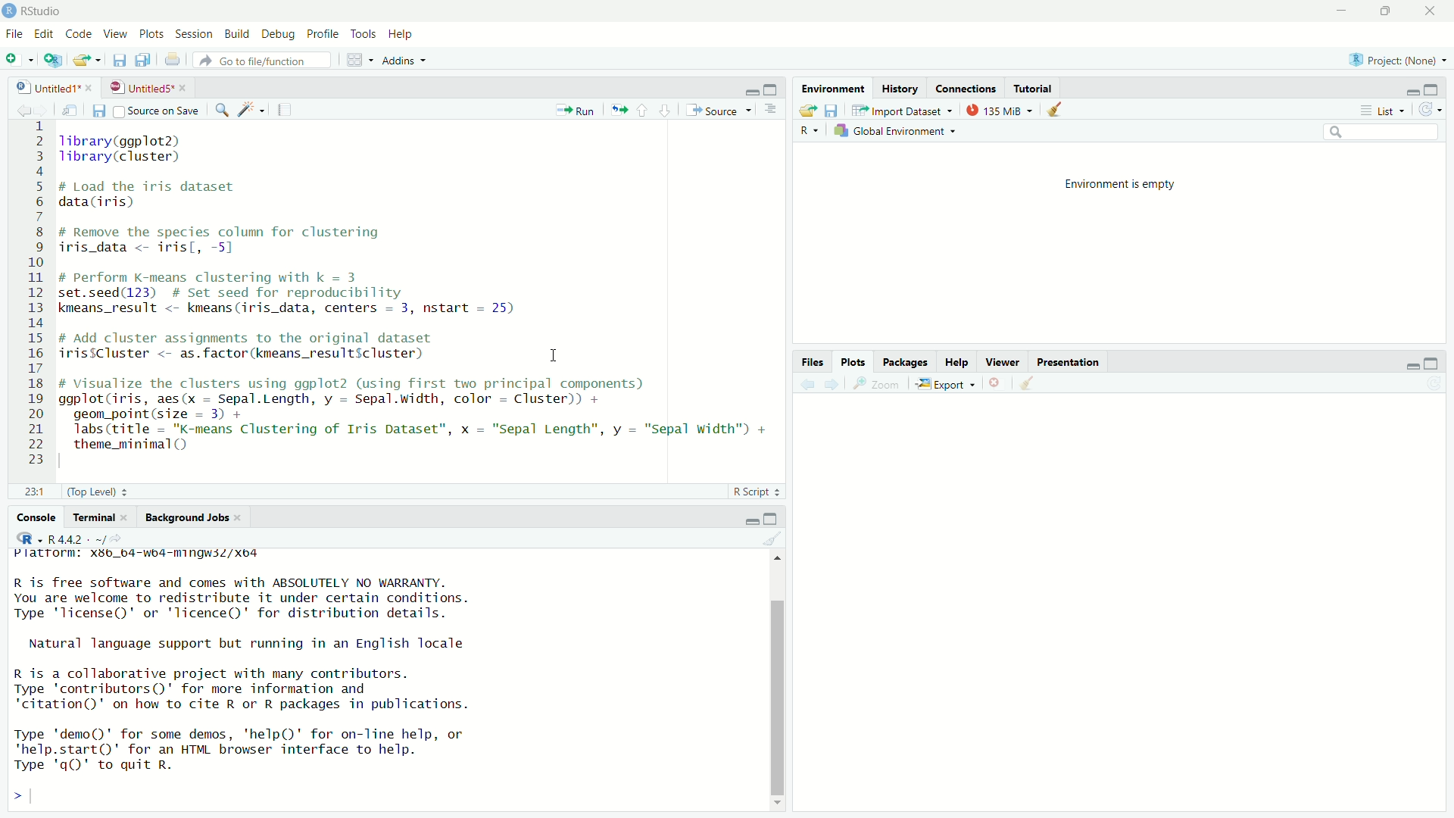 Image resolution: width=1454 pixels, height=818 pixels. I want to click on plots, so click(852, 361).